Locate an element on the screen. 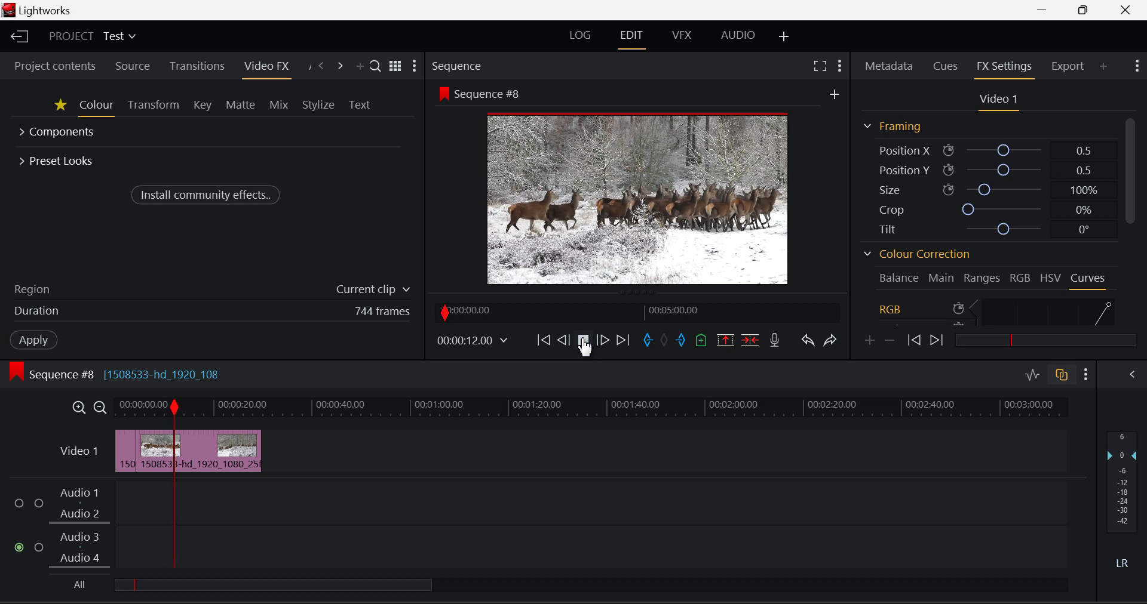 This screenshot has height=604, width=1147. Tilt is located at coordinates (985, 228).